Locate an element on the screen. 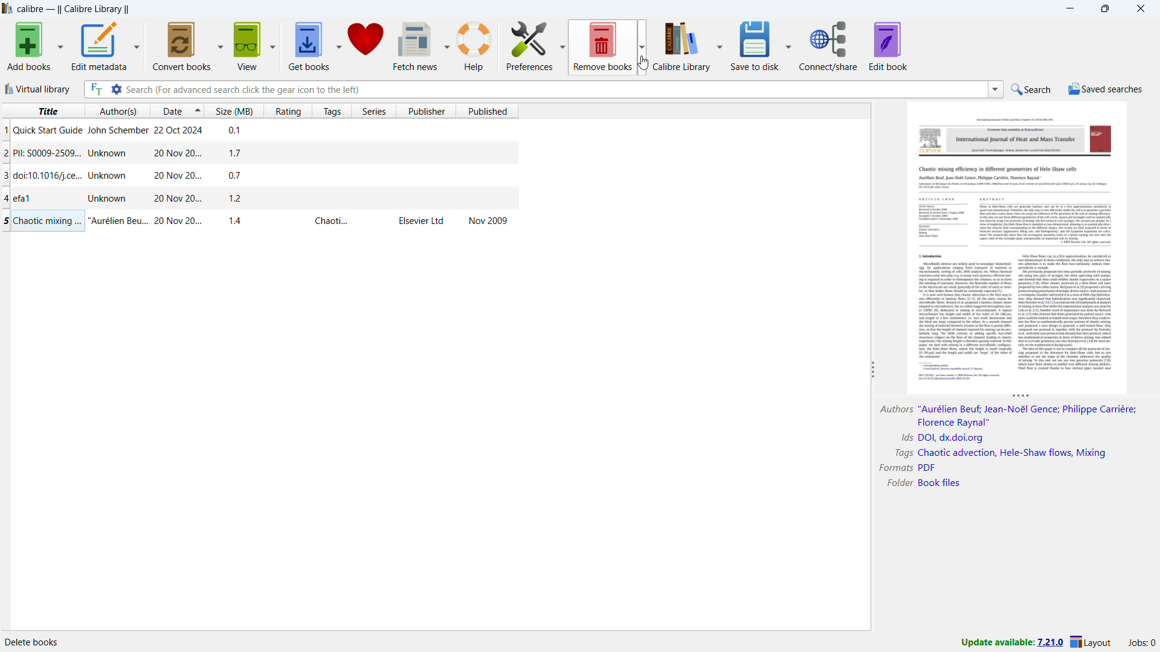 The height and width of the screenshot is (652, 1160). single book entry is located at coordinates (260, 132).